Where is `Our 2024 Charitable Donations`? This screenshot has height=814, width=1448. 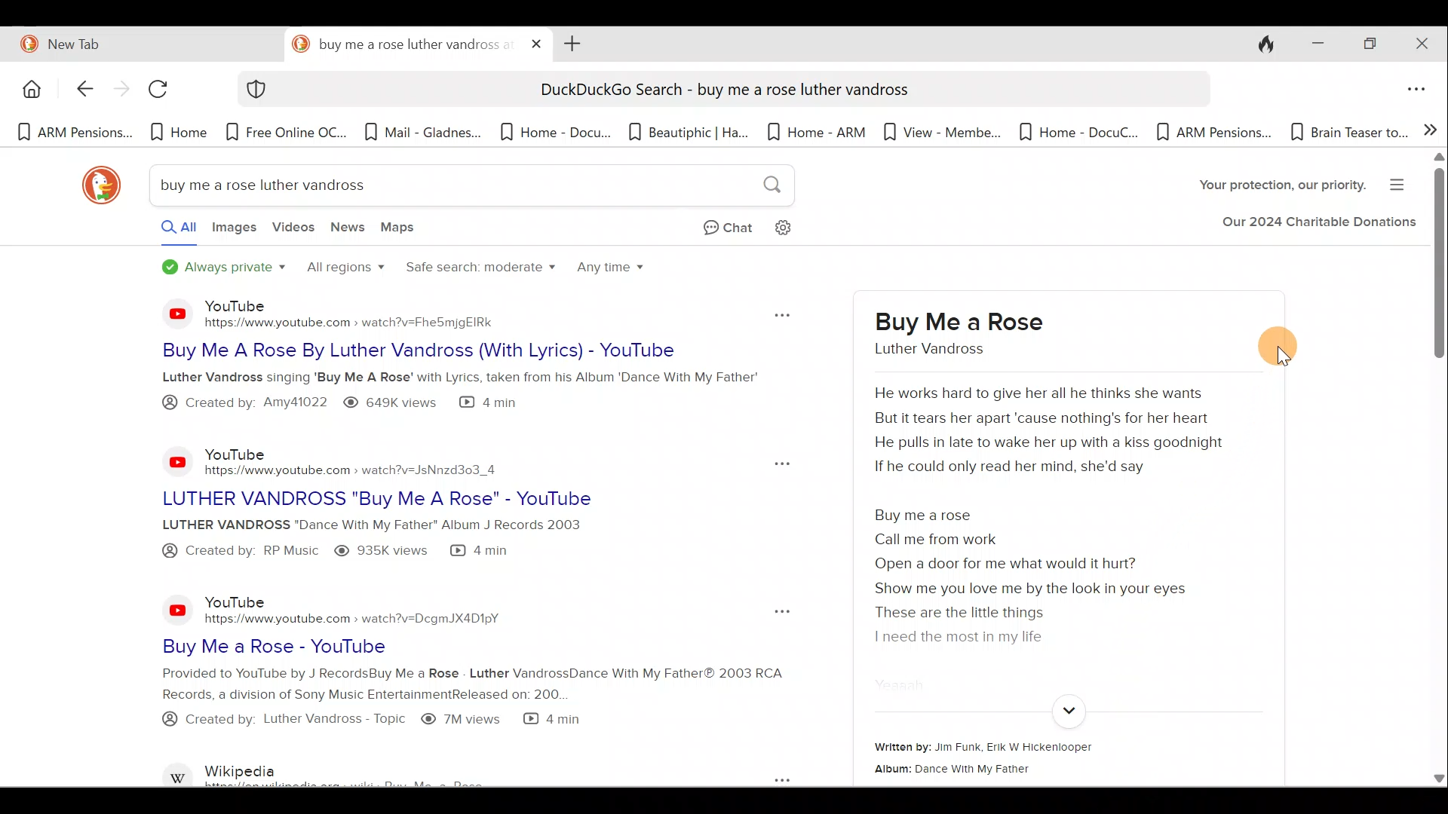
Our 2024 Charitable Donations is located at coordinates (1318, 225).